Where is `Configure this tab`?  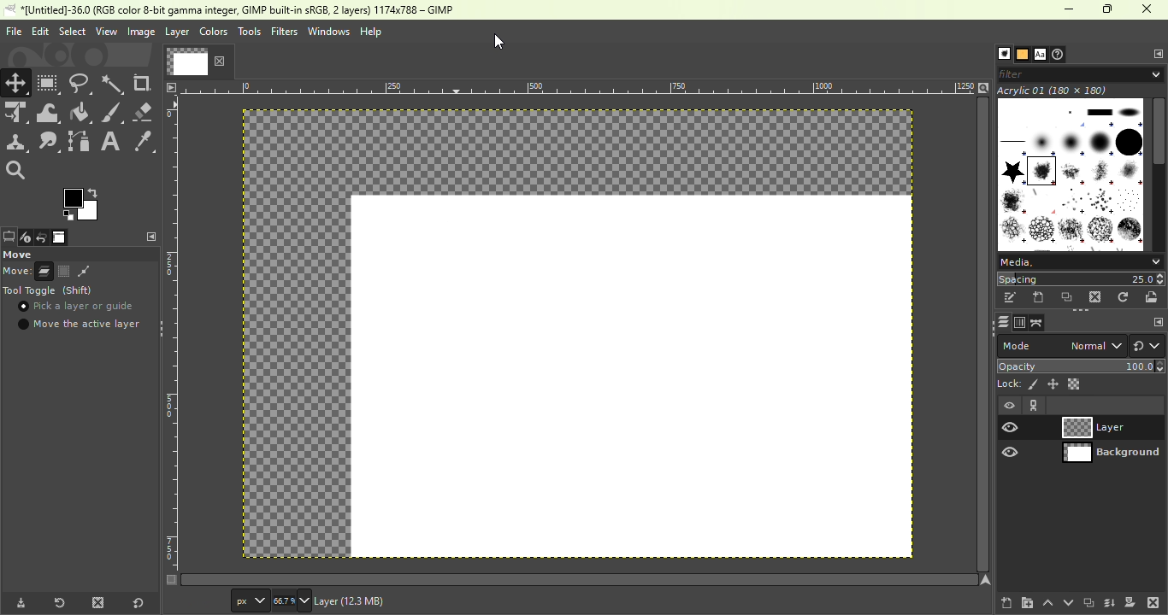 Configure this tab is located at coordinates (149, 237).